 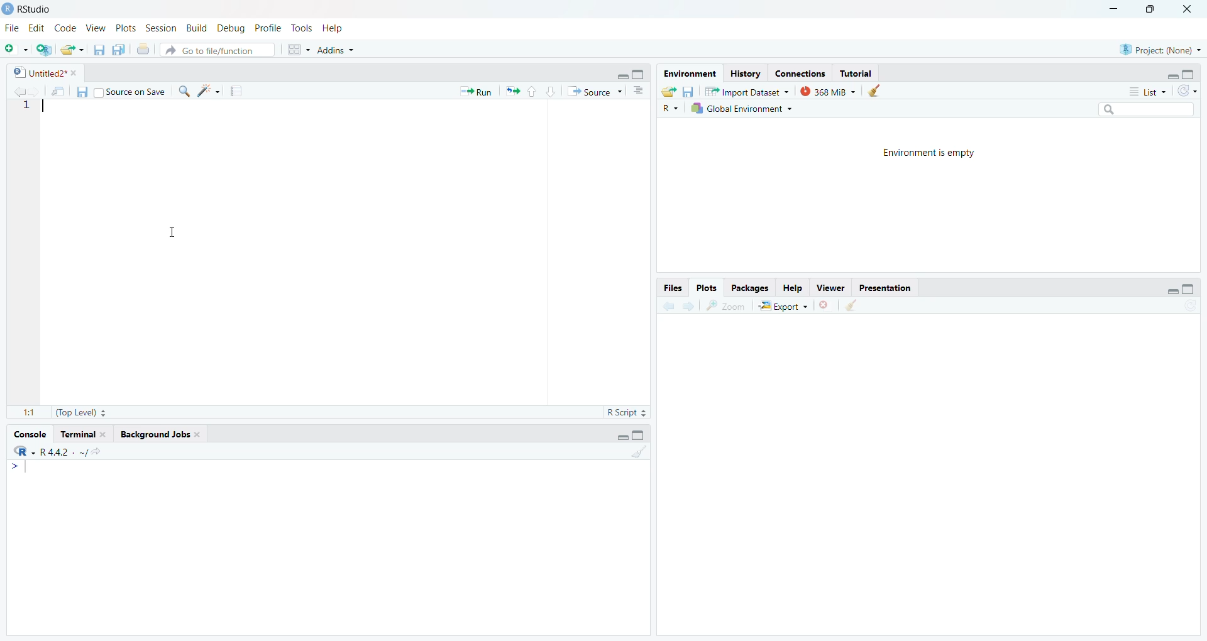 What do you see at coordinates (196, 29) in the screenshot?
I see `n Build` at bounding box center [196, 29].